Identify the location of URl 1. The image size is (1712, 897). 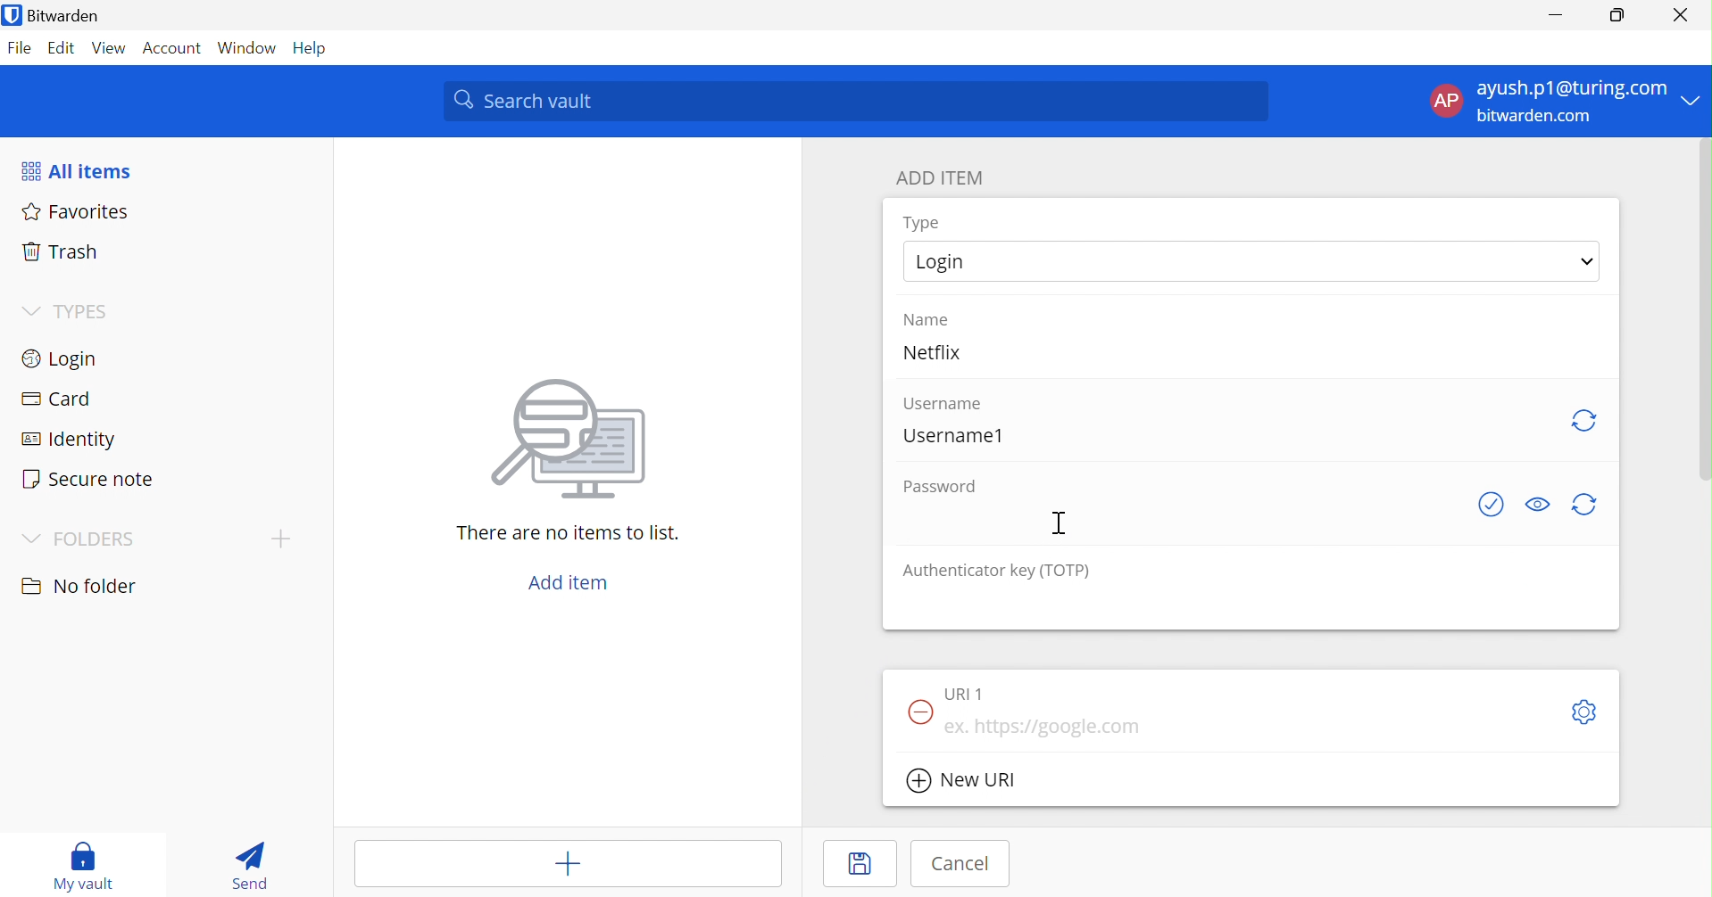
(964, 694).